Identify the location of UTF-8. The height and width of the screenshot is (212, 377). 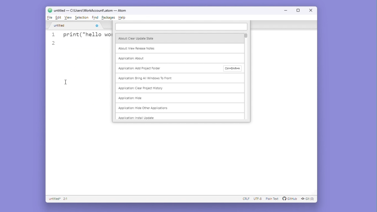
(258, 199).